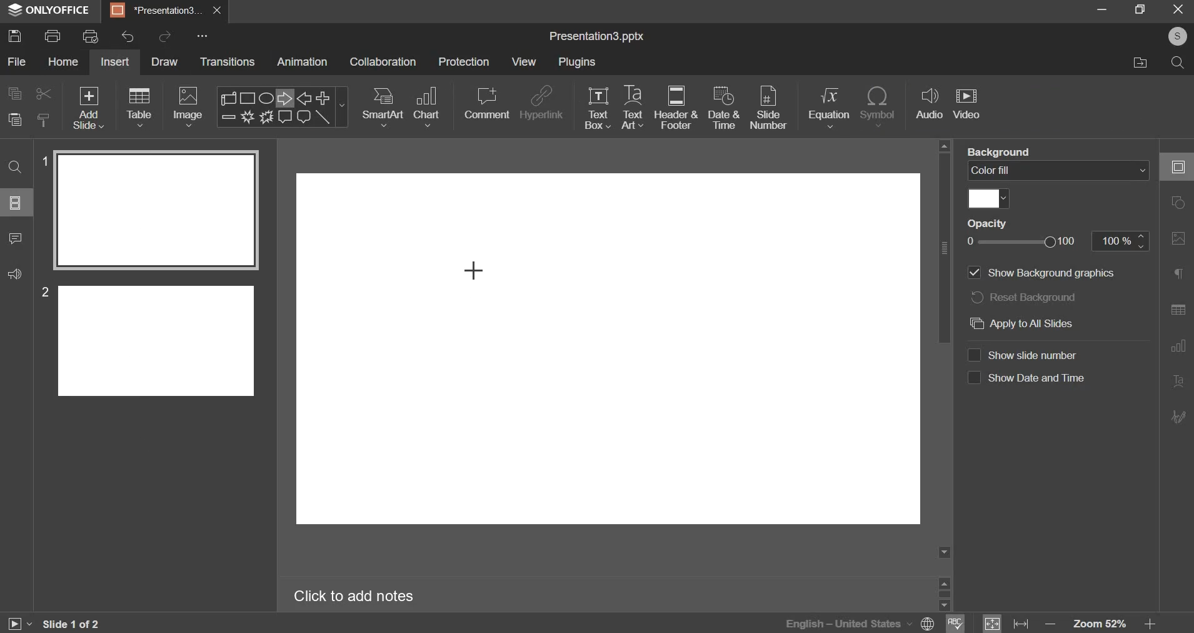  What do you see at coordinates (598, 108) in the screenshot?
I see `text box` at bounding box center [598, 108].